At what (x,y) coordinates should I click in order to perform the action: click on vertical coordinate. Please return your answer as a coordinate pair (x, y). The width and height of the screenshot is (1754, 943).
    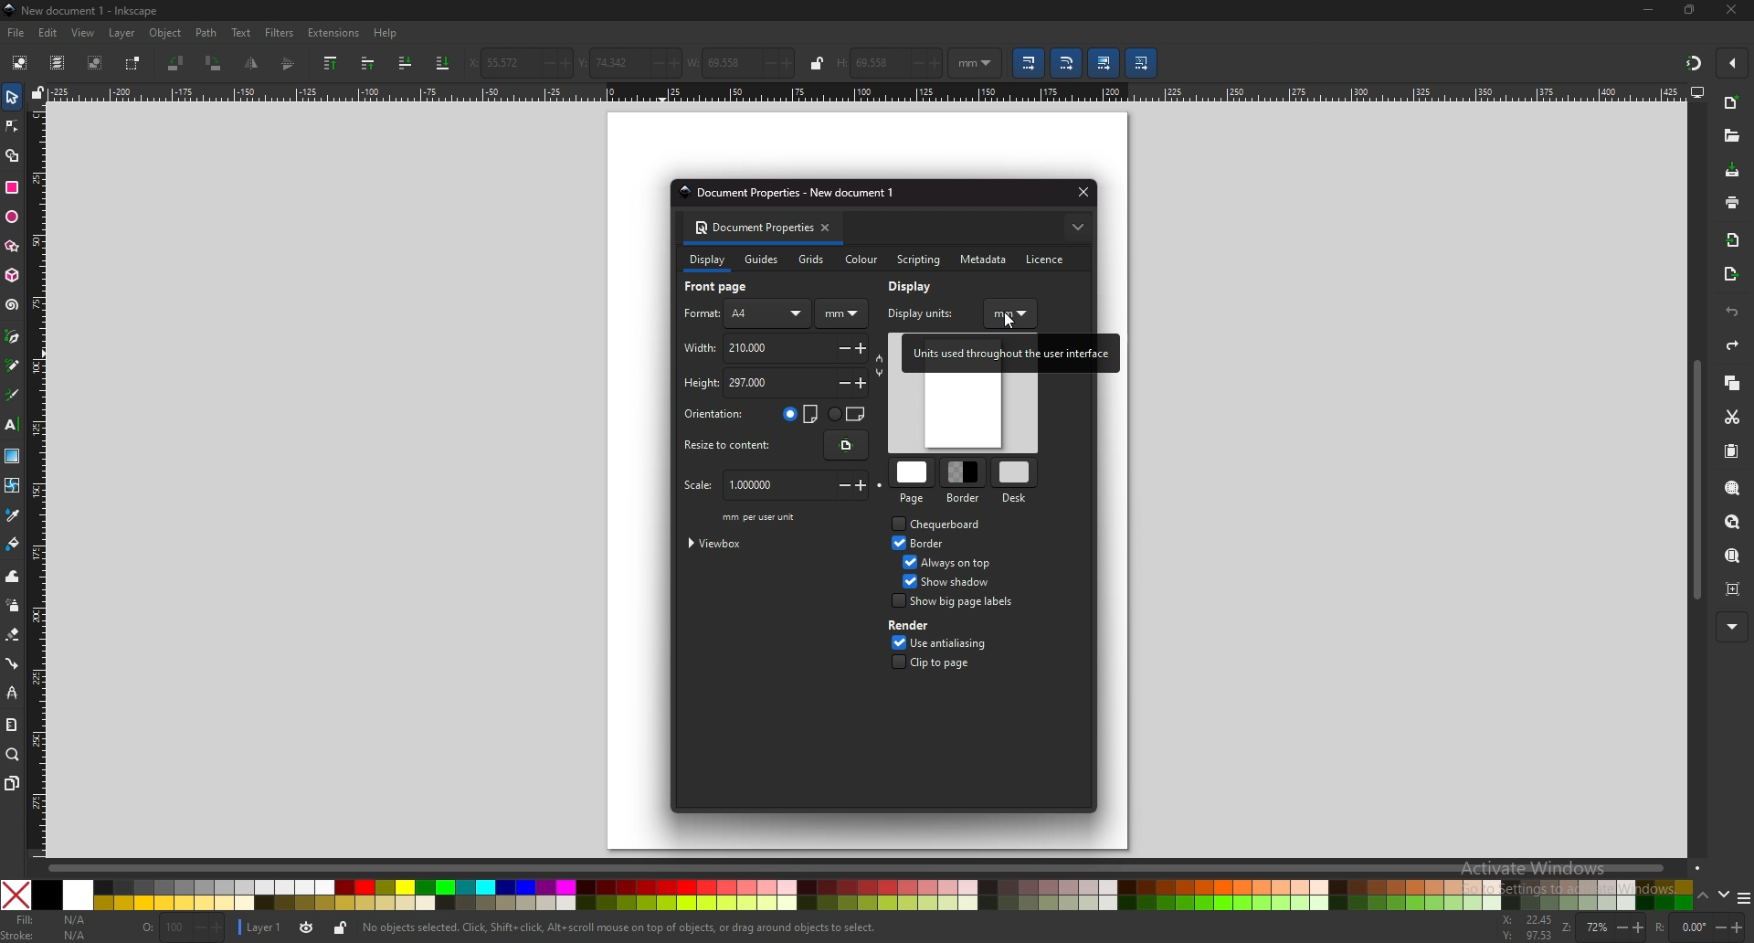
    Looking at the image, I should click on (603, 63).